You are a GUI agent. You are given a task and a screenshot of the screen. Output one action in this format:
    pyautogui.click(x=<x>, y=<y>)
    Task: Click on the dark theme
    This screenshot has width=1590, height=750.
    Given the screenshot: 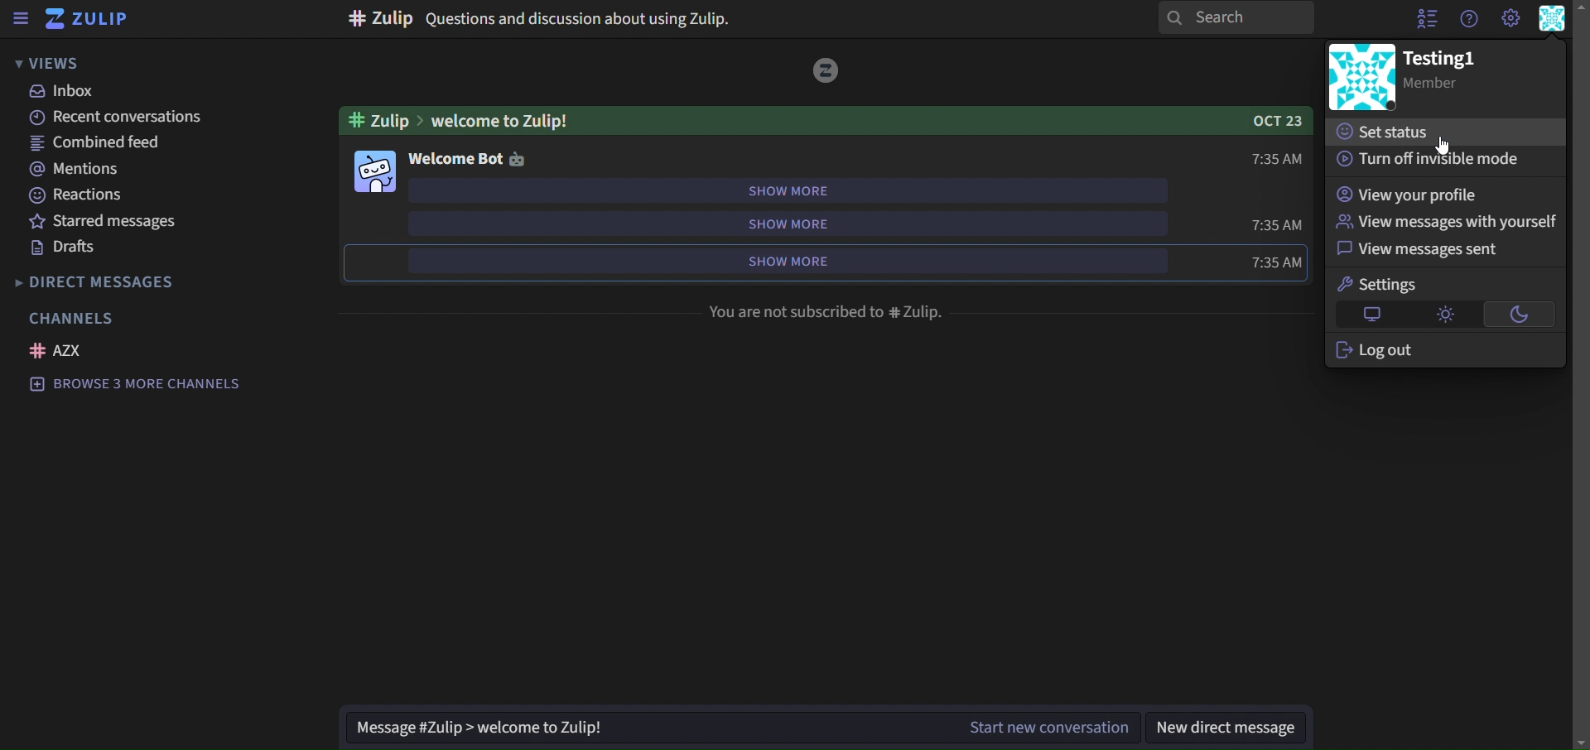 What is the action you would take?
    pyautogui.click(x=1520, y=313)
    